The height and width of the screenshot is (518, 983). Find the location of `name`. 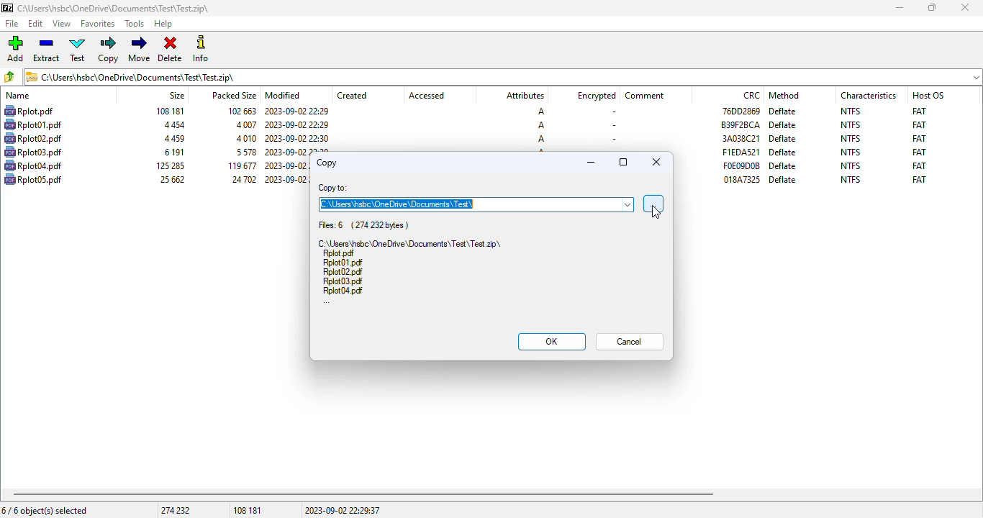

name is located at coordinates (18, 96).